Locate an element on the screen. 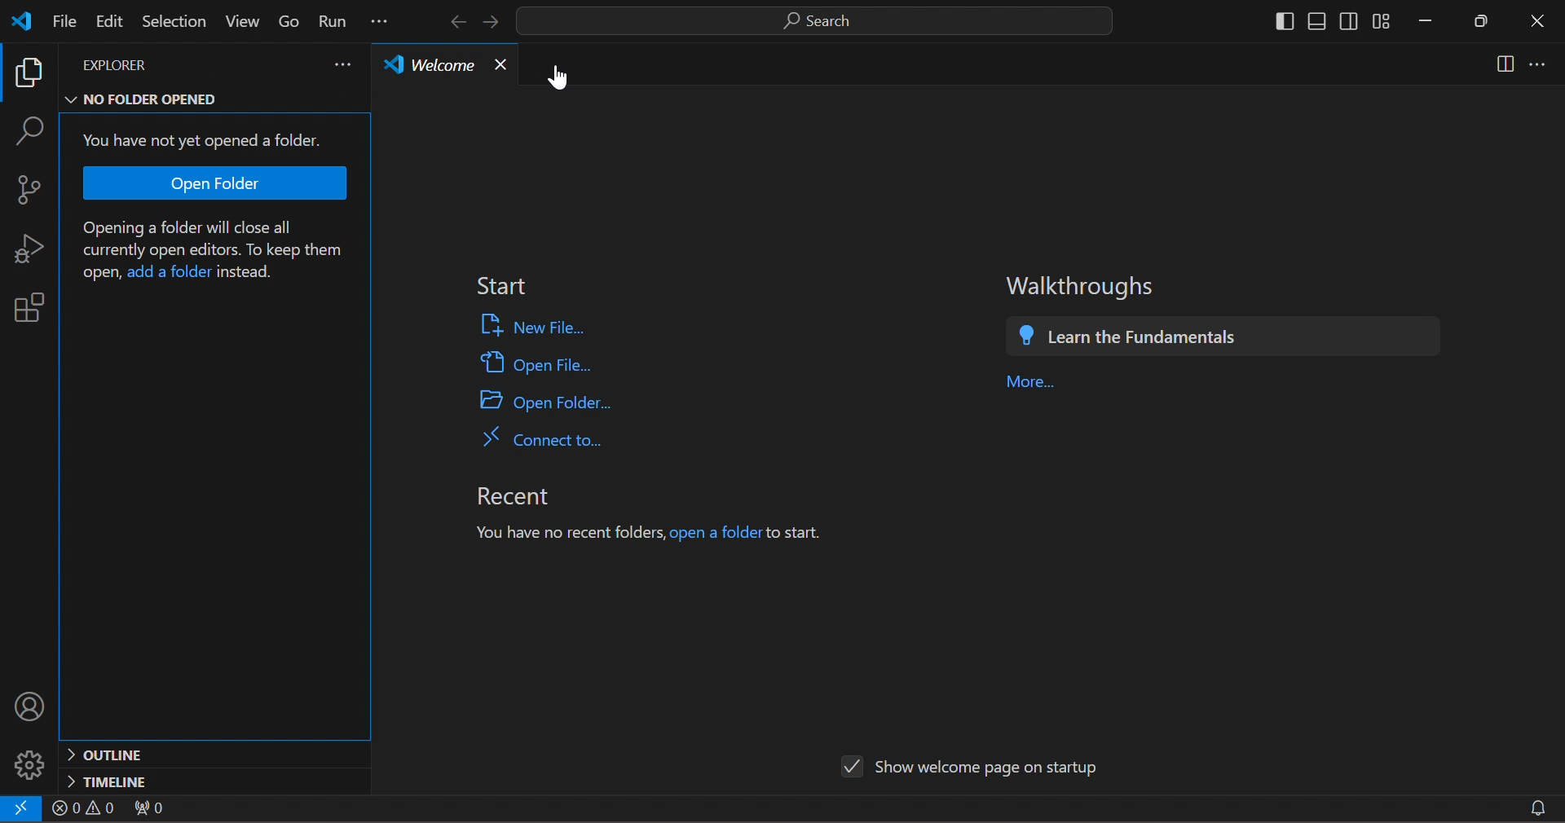 The width and height of the screenshot is (1565, 823). run is located at coordinates (335, 18).